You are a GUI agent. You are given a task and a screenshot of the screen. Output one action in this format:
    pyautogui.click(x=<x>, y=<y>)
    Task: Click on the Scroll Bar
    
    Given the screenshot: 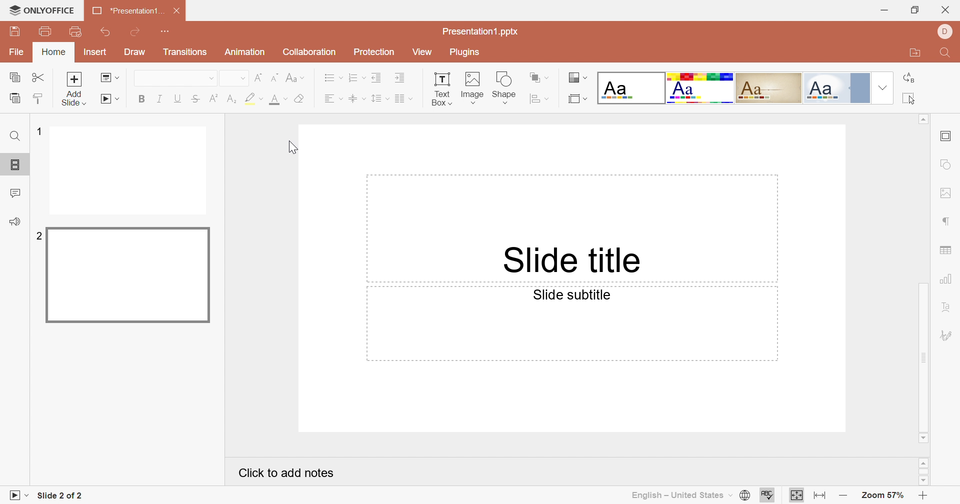 What is the action you would take?
    pyautogui.click(x=923, y=471)
    